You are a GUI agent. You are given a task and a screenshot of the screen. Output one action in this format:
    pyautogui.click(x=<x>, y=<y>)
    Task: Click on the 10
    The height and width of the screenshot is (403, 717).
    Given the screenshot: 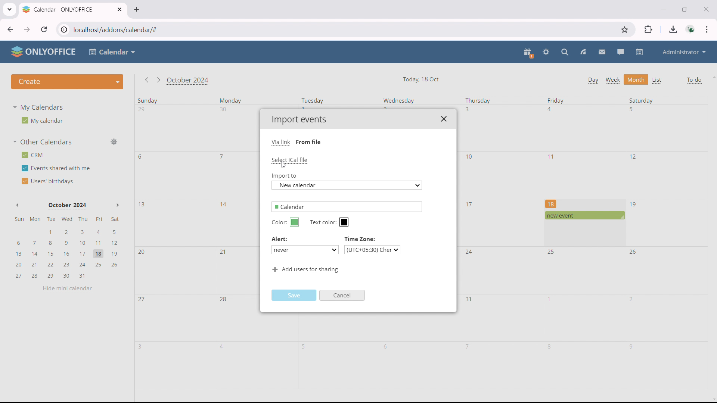 What is the action you would take?
    pyautogui.click(x=470, y=157)
    